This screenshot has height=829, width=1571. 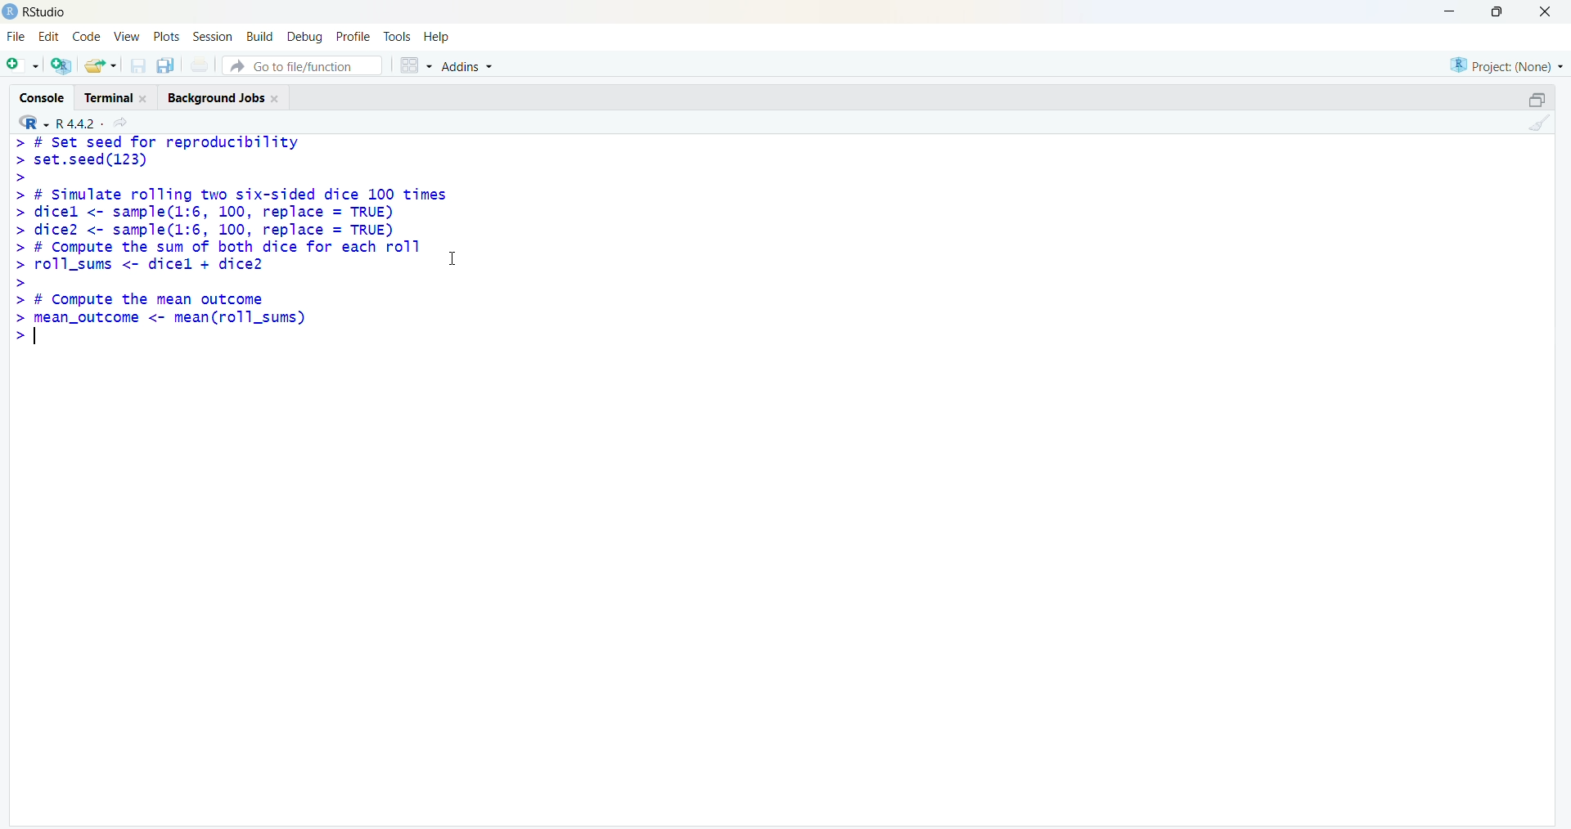 I want to click on close, so click(x=1546, y=11).